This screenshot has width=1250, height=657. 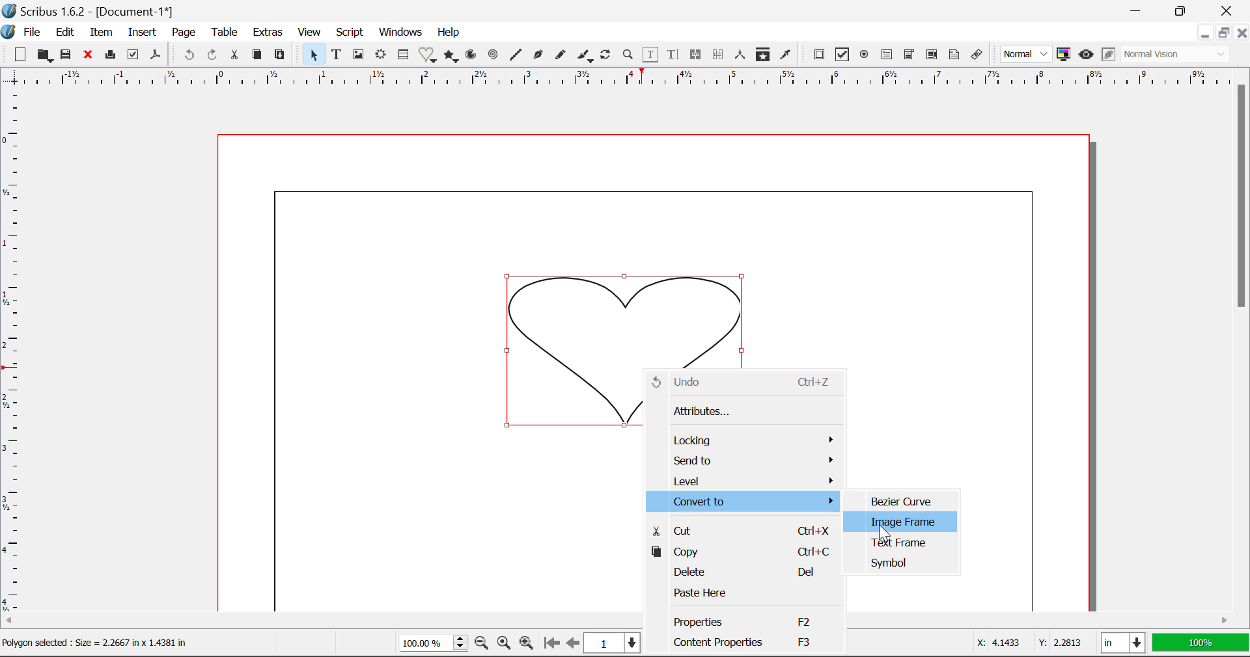 What do you see at coordinates (574, 644) in the screenshot?
I see `Previous` at bounding box center [574, 644].